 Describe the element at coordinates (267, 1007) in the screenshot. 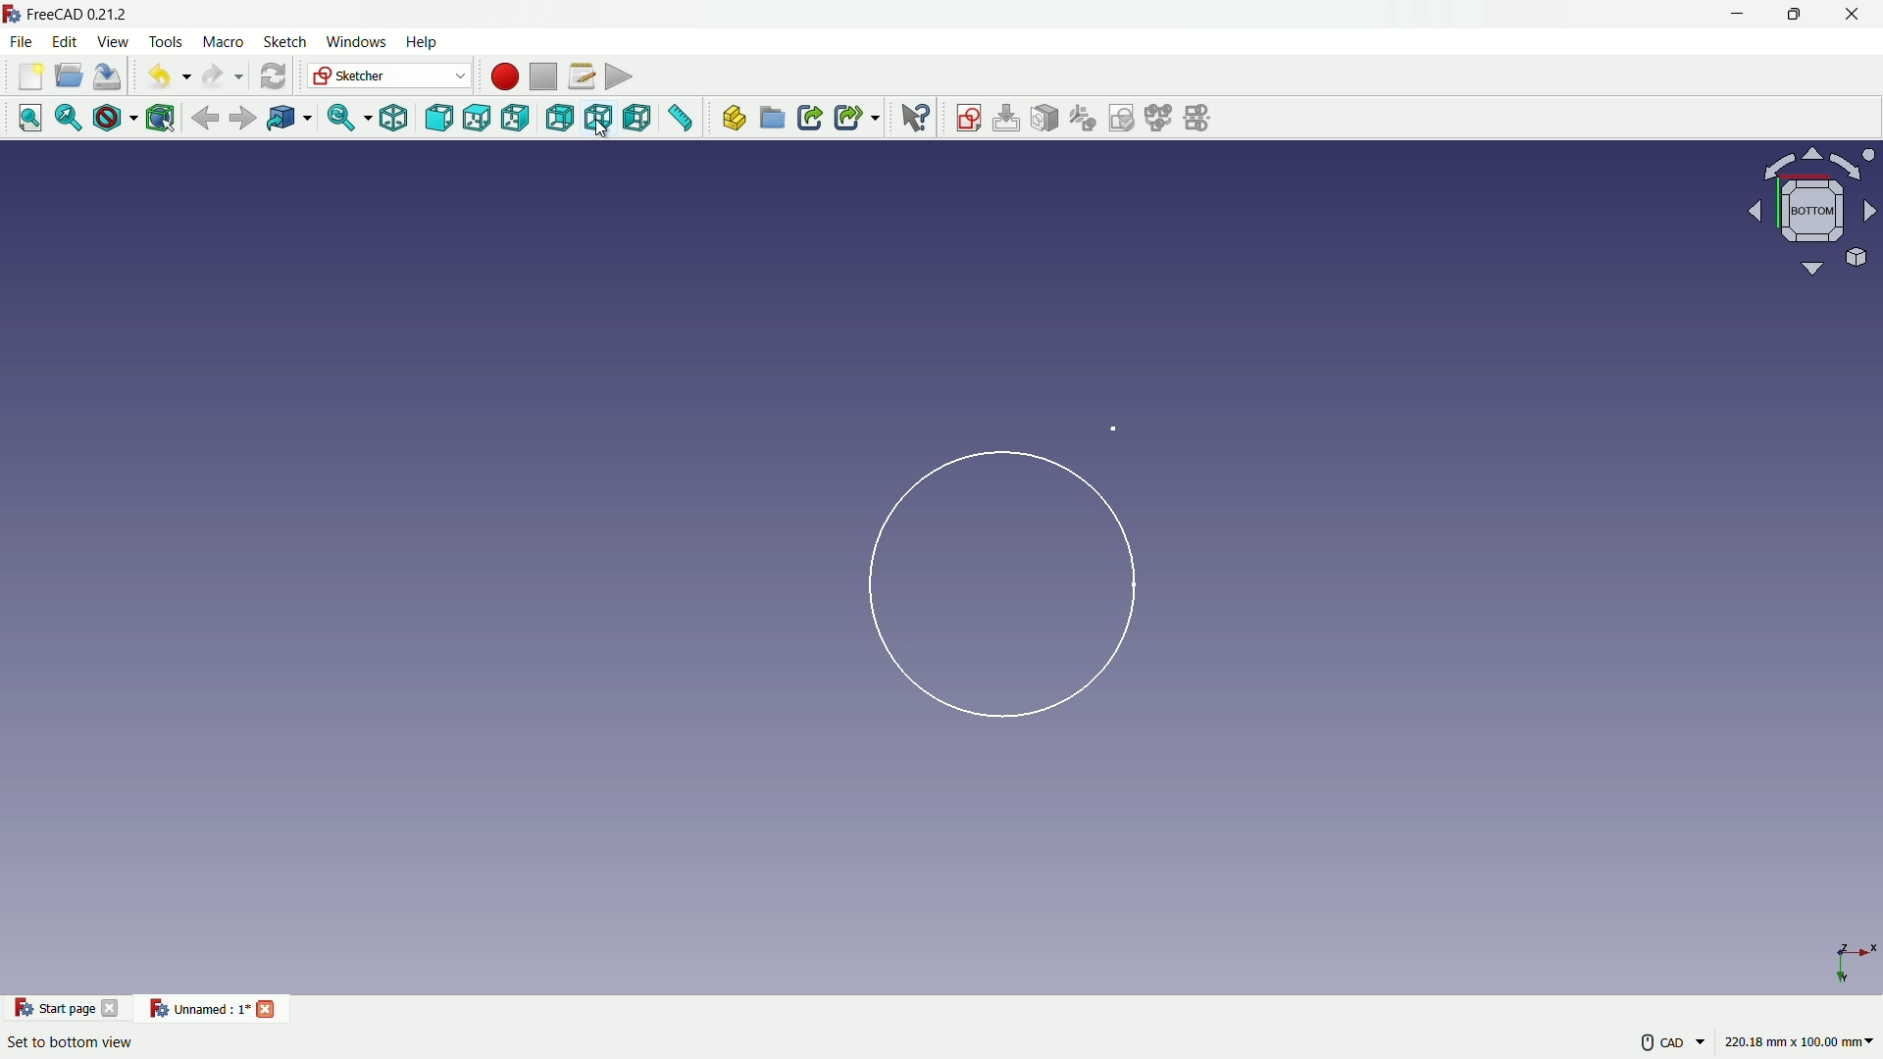

I see `close file` at that location.